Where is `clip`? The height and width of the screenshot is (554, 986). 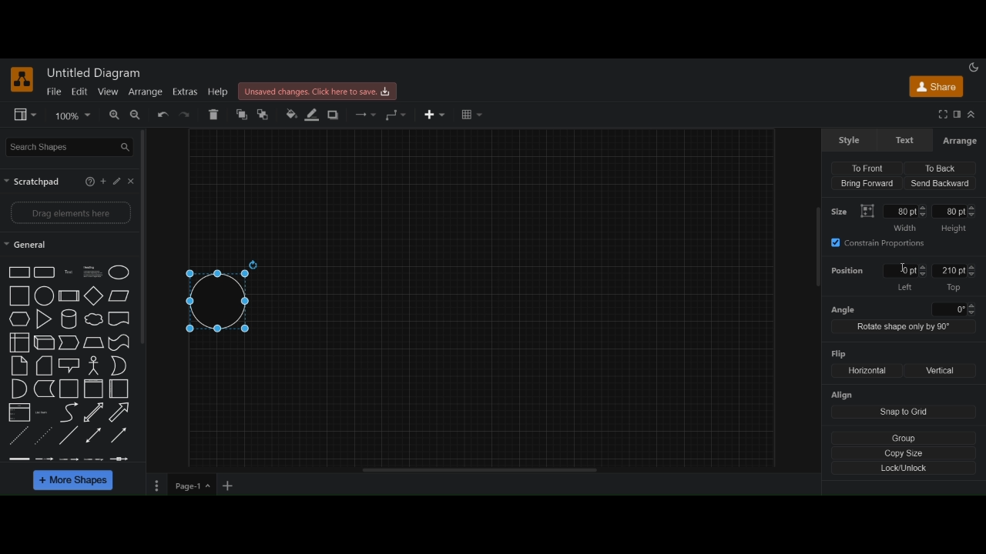 clip is located at coordinates (19, 412).